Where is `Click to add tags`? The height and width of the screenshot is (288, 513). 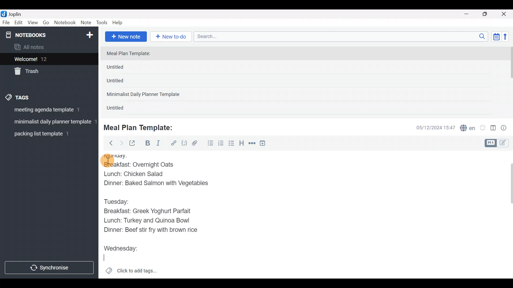 Click to add tags is located at coordinates (131, 273).